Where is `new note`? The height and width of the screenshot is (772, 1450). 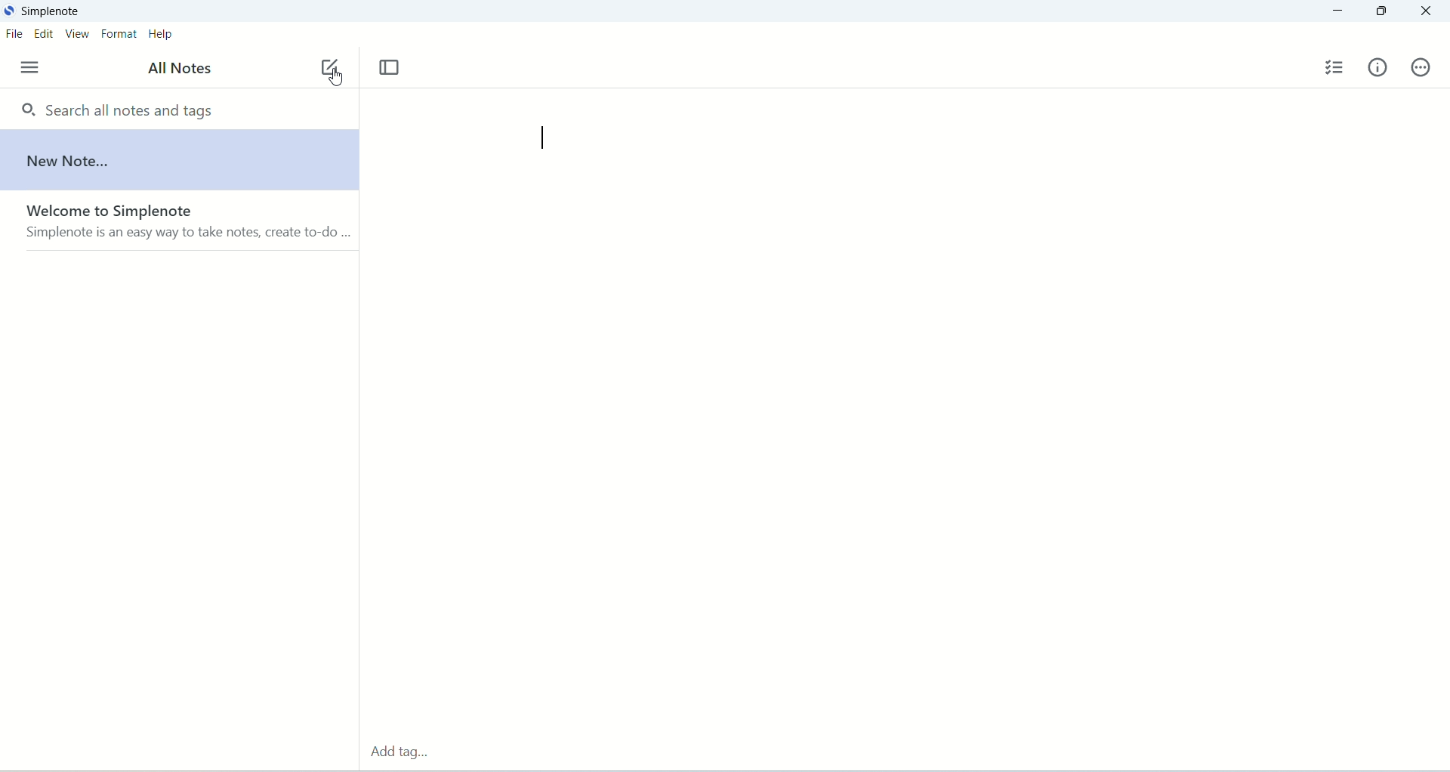 new note is located at coordinates (327, 63).